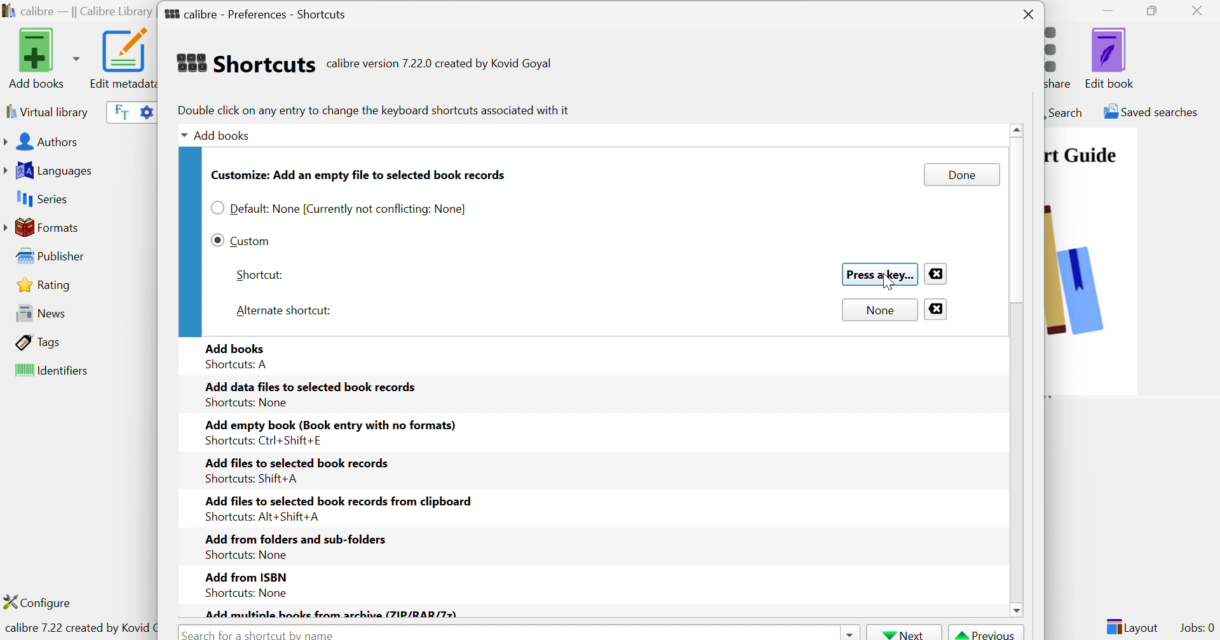 The image size is (1220, 640). I want to click on Tags, so click(39, 342).